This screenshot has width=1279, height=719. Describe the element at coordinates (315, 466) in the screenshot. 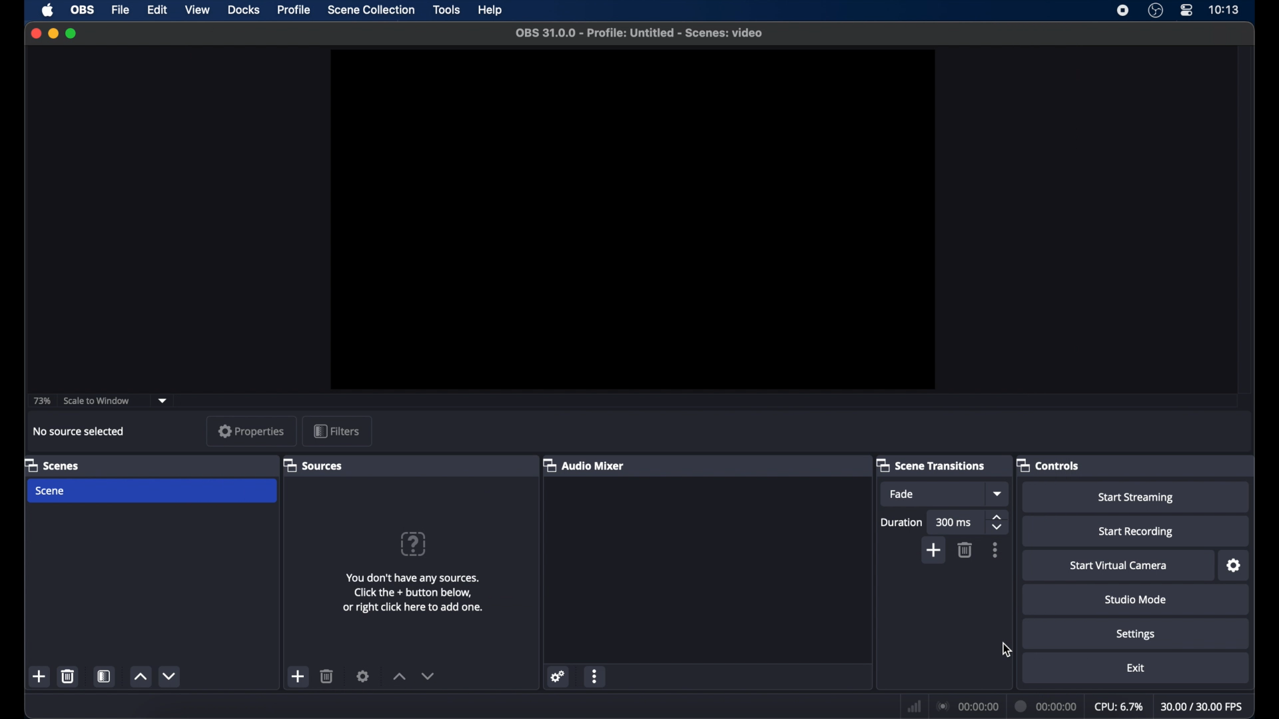

I see `sources` at that location.